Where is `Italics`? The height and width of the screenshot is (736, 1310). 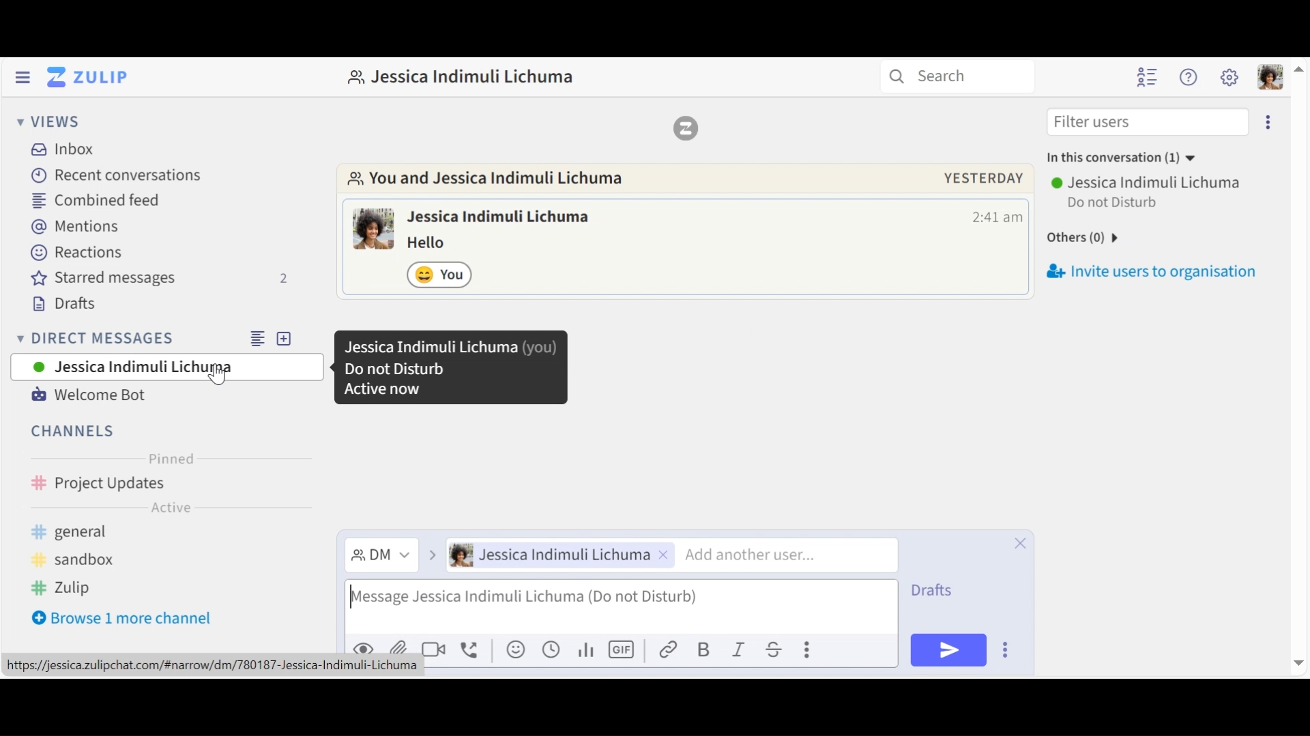 Italics is located at coordinates (739, 649).